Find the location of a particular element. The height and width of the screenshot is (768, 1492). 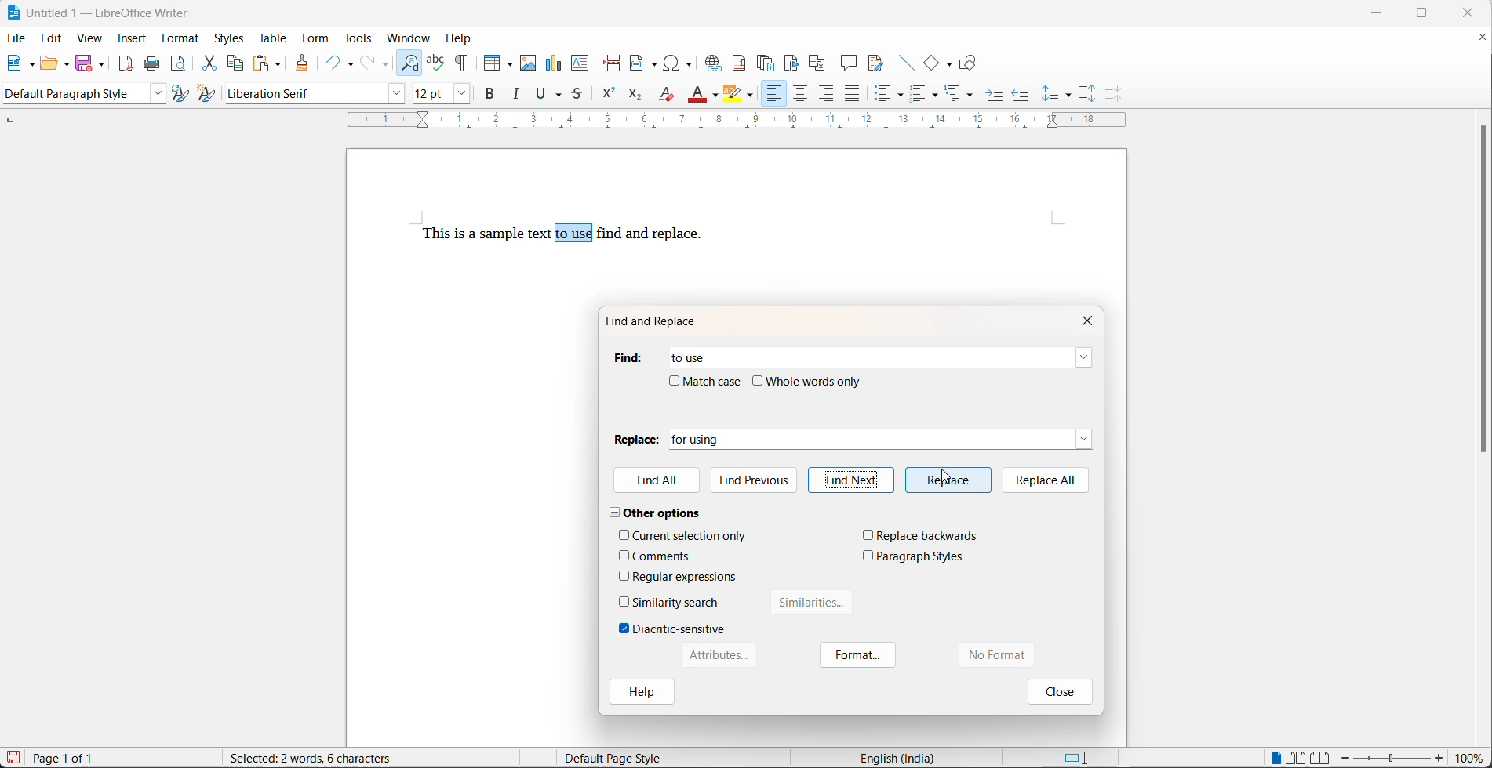

insert special characters is located at coordinates (682, 63).